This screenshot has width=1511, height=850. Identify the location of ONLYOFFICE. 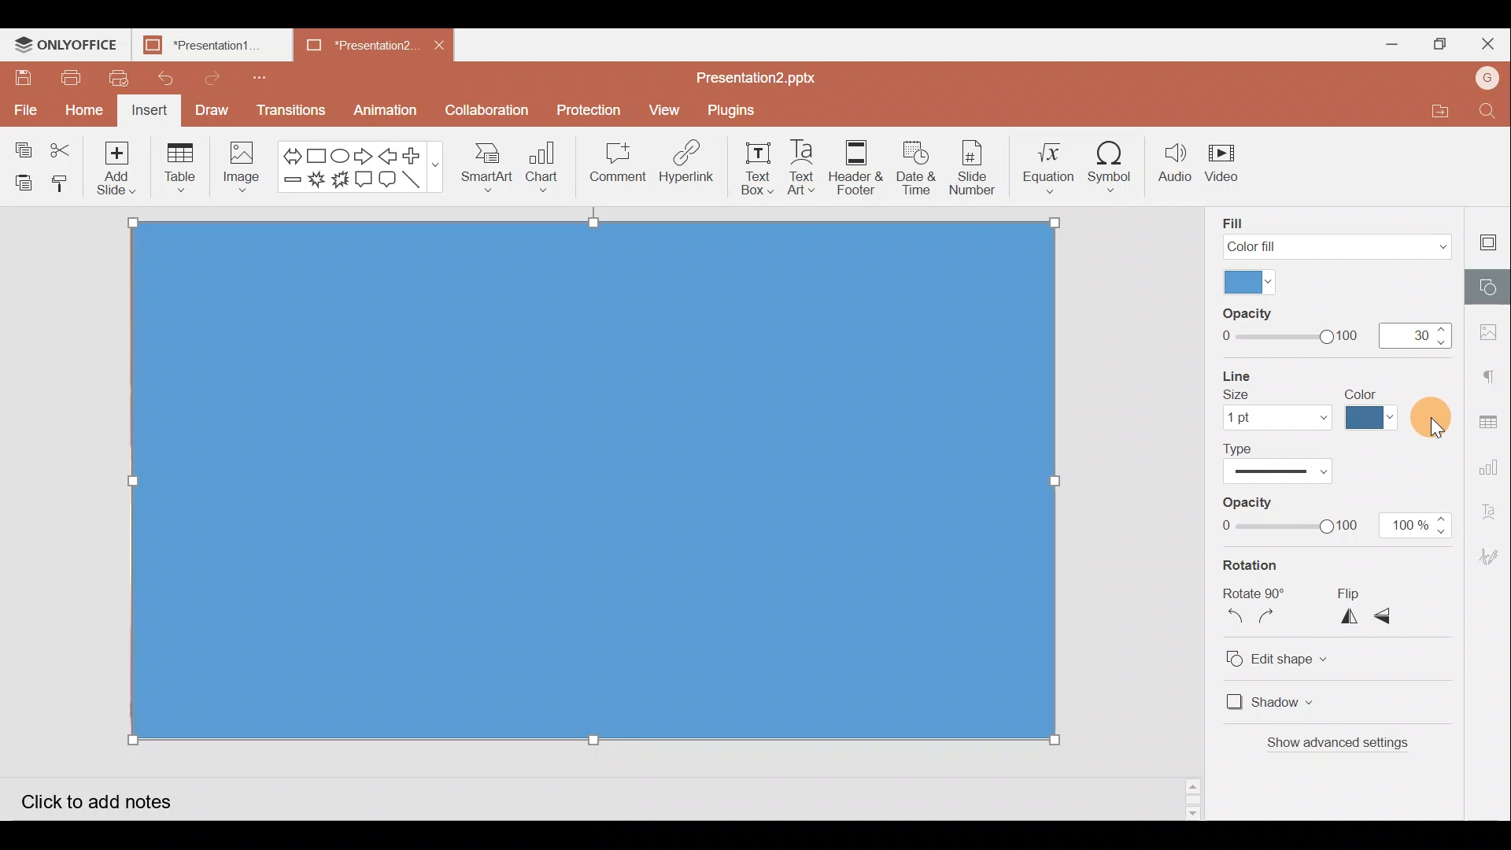
(66, 43).